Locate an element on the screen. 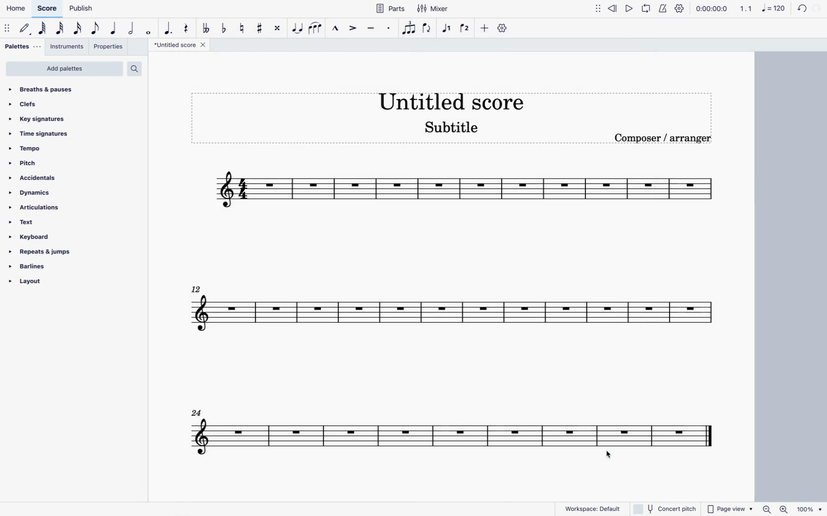 Image resolution: width=827 pixels, height=516 pixels. voice 2 is located at coordinates (466, 29).